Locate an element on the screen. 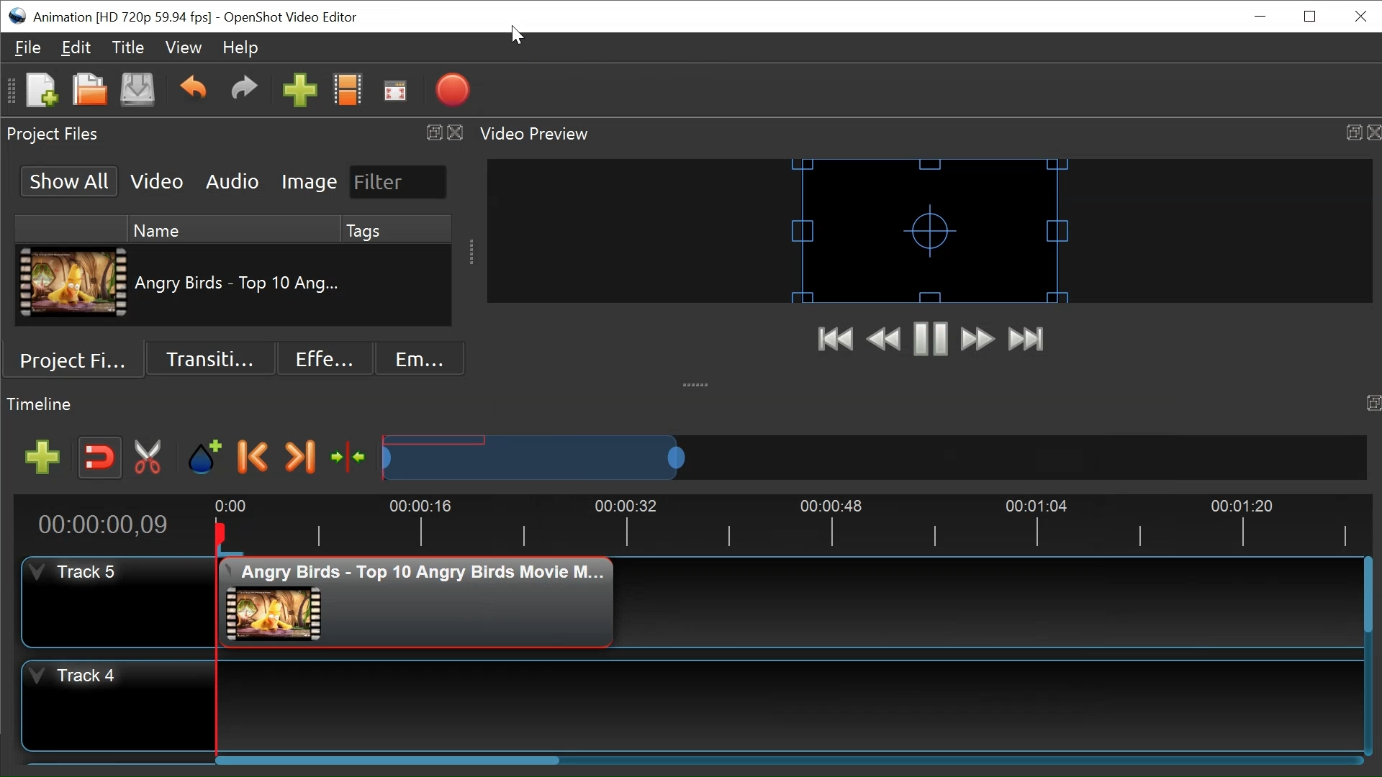 The image size is (1382, 777). New Project is located at coordinates (40, 88).